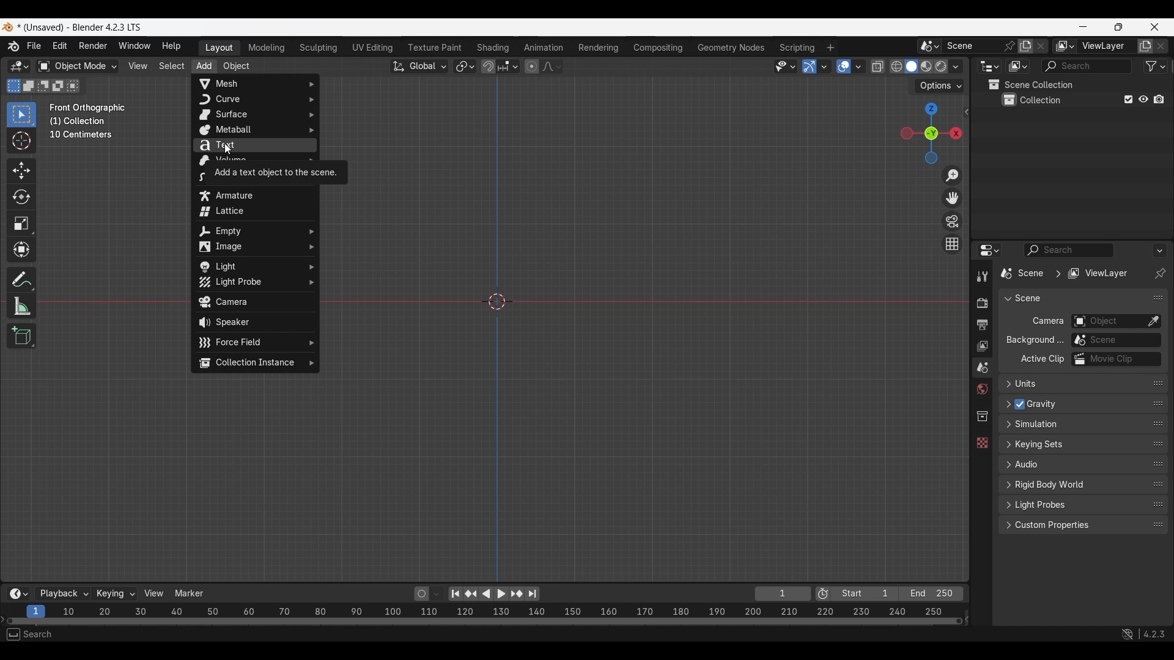 The image size is (1174, 660). I want to click on Name view layer, so click(1107, 46).